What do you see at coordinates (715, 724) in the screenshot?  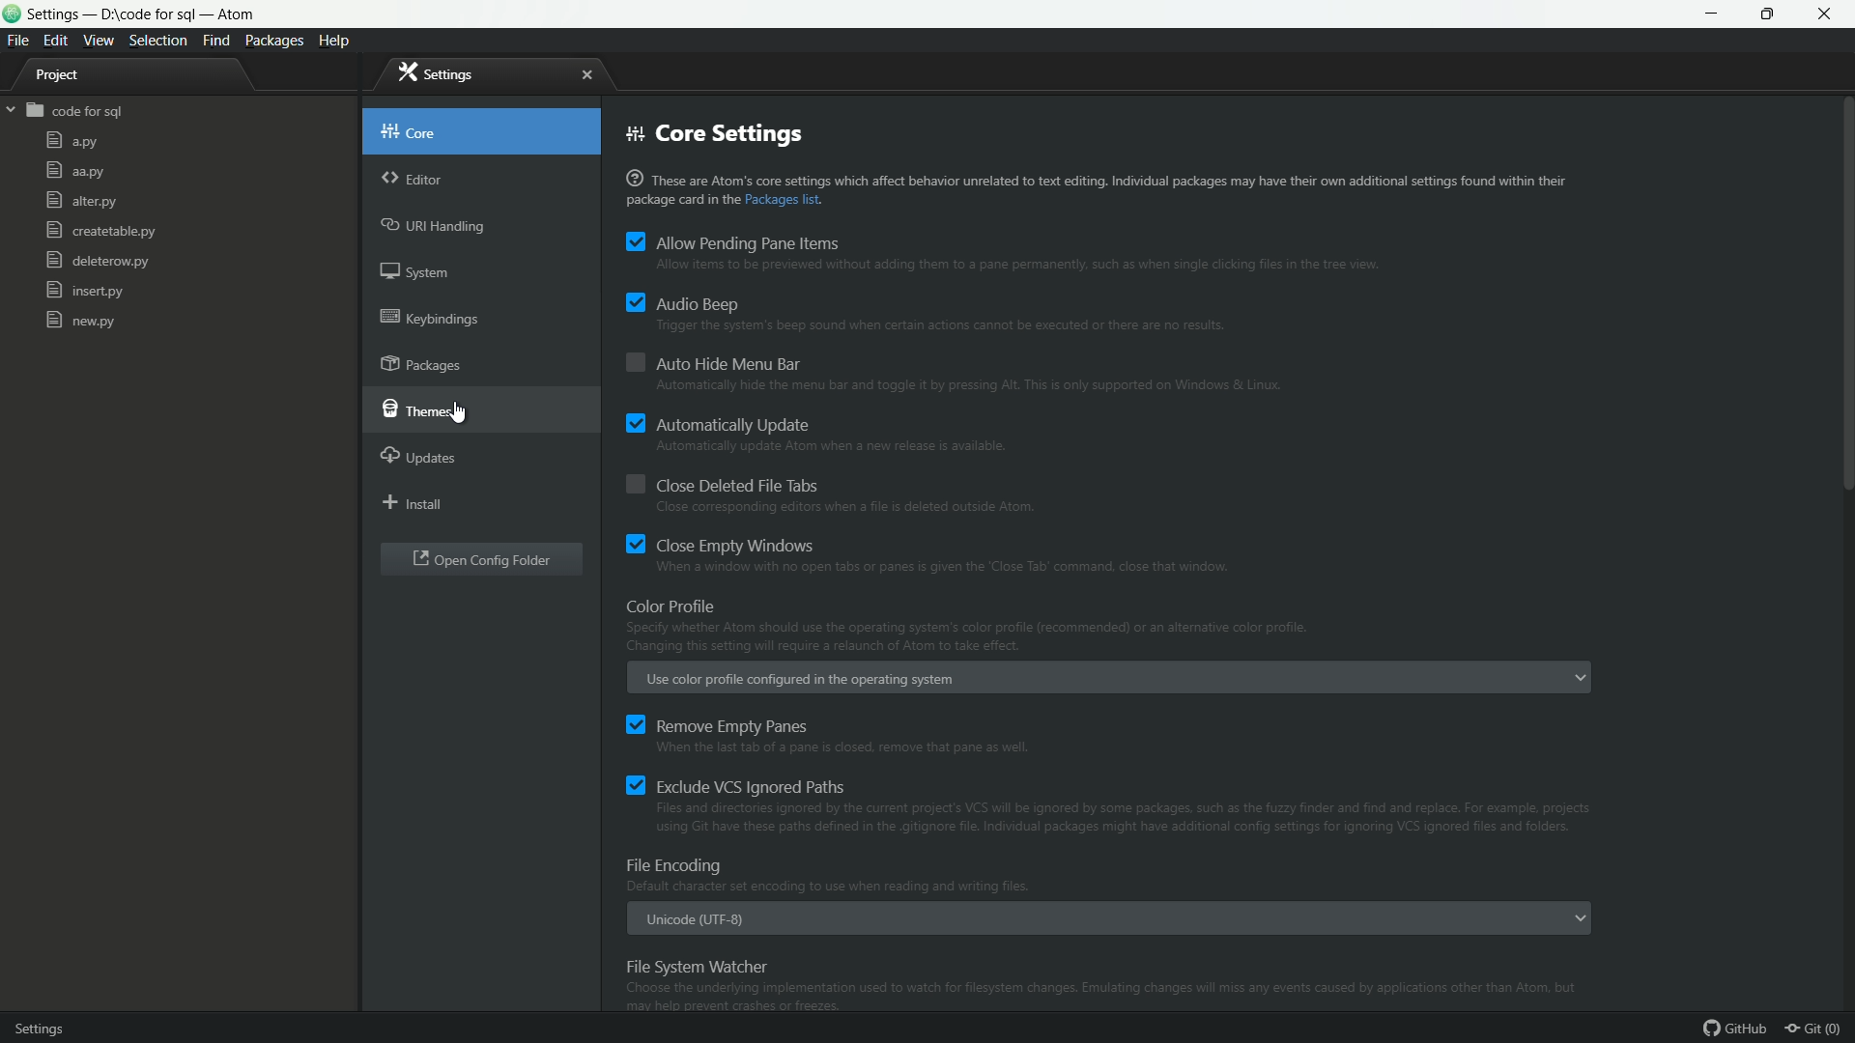 I see `remove empty panes` at bounding box center [715, 724].